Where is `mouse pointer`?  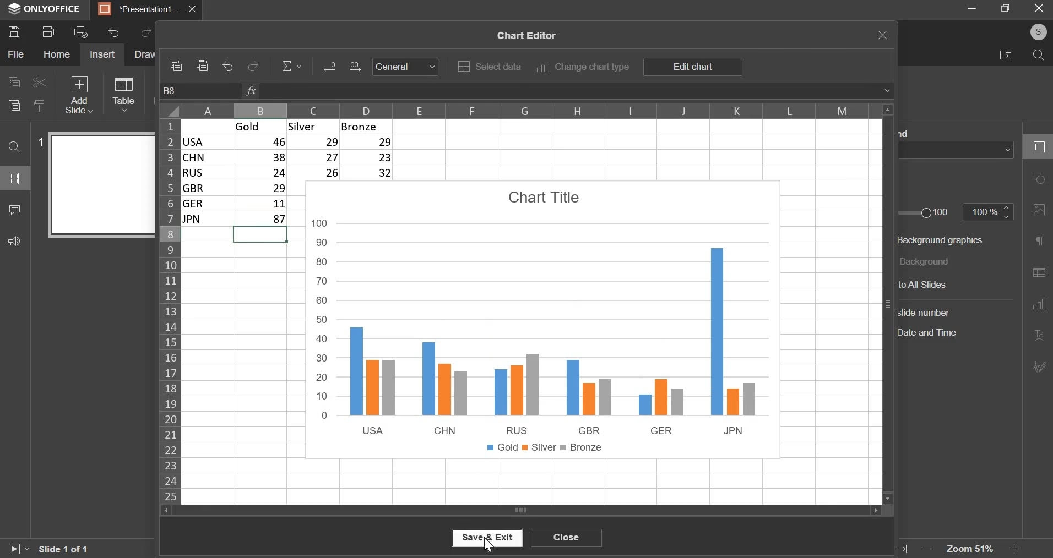
mouse pointer is located at coordinates (490, 546).